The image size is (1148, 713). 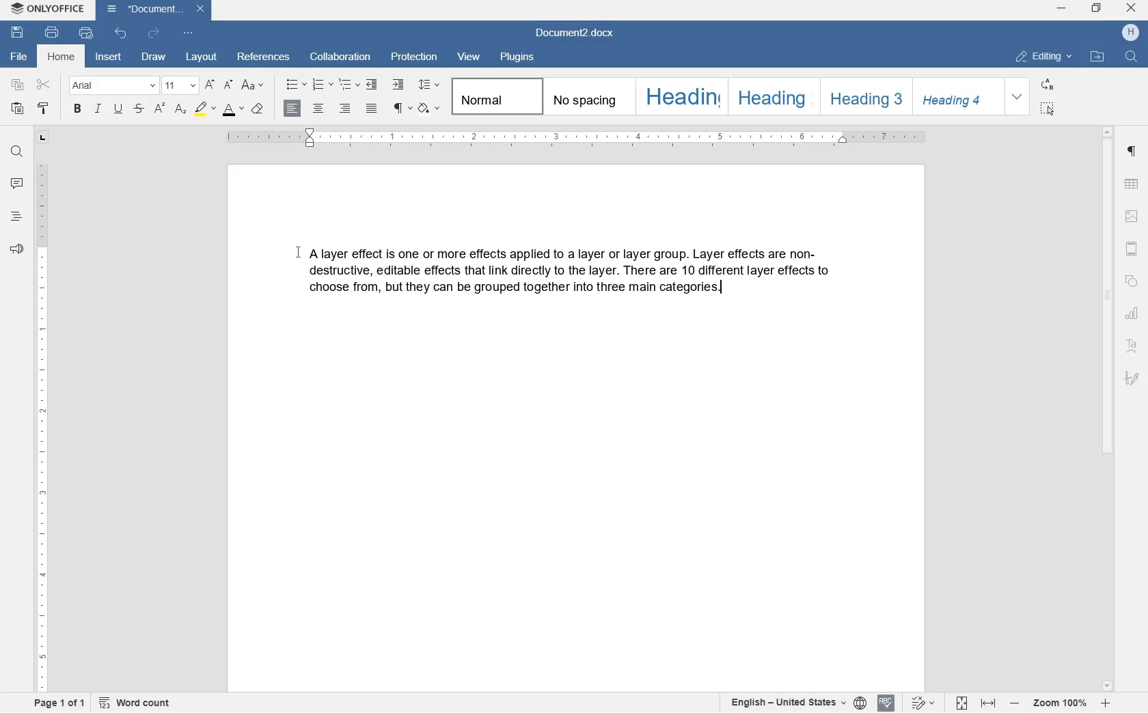 I want to click on plugins, so click(x=522, y=59).